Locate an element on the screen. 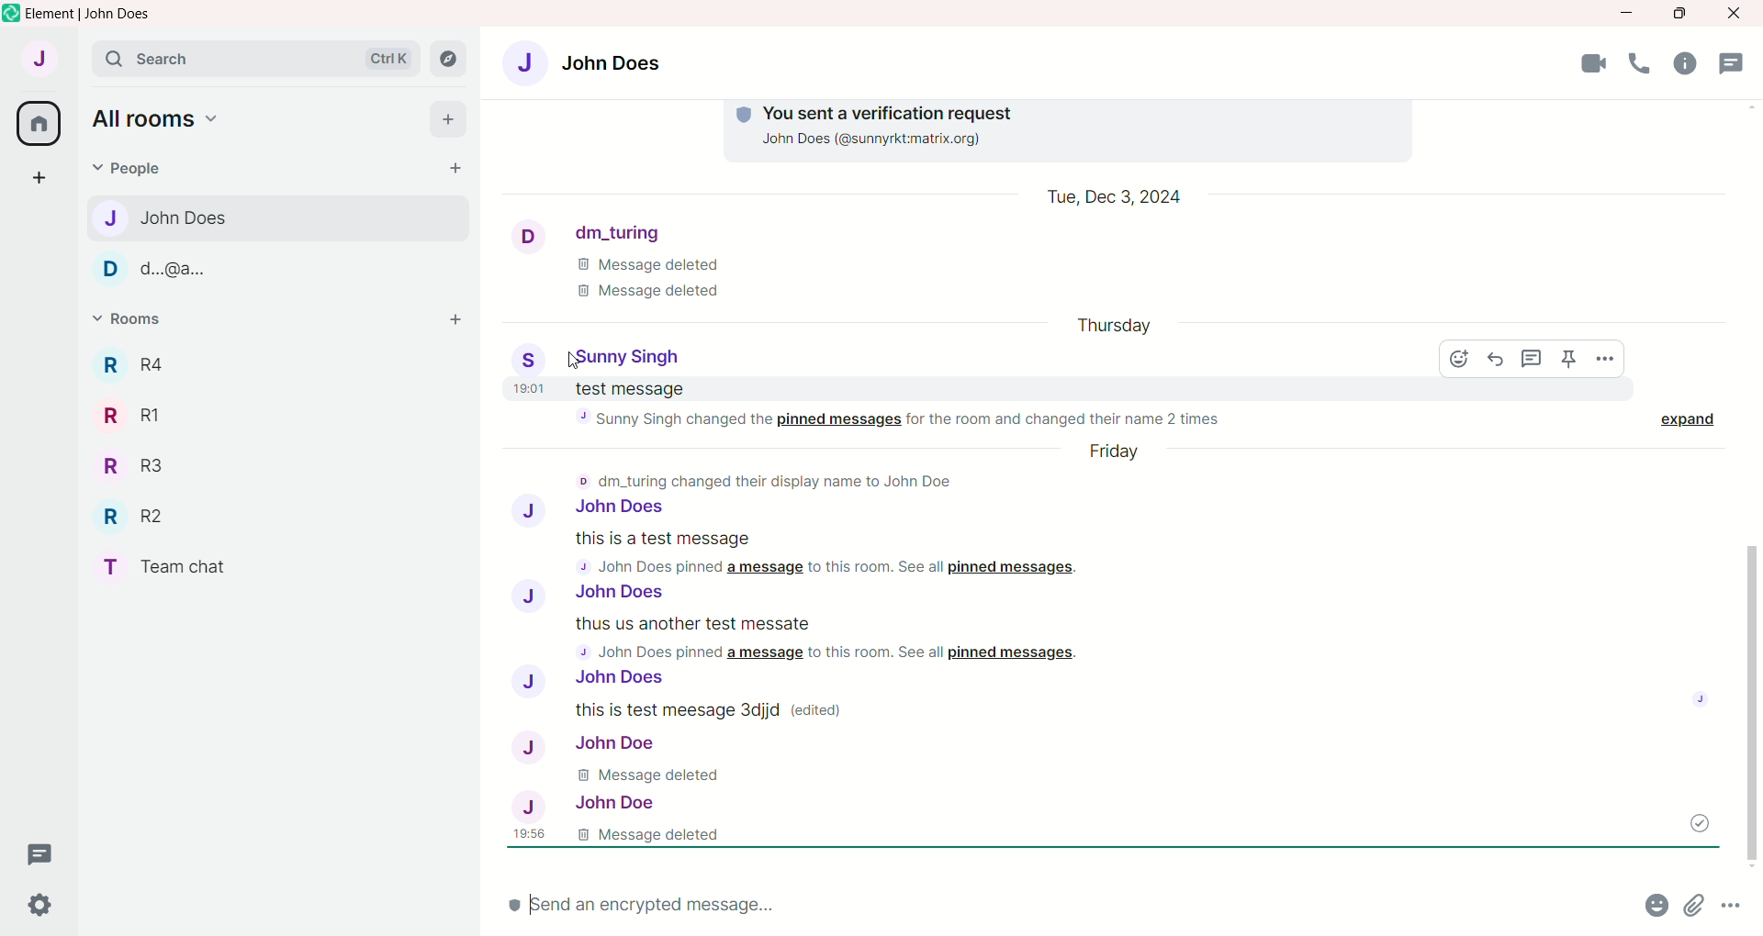  add is located at coordinates (450, 322).